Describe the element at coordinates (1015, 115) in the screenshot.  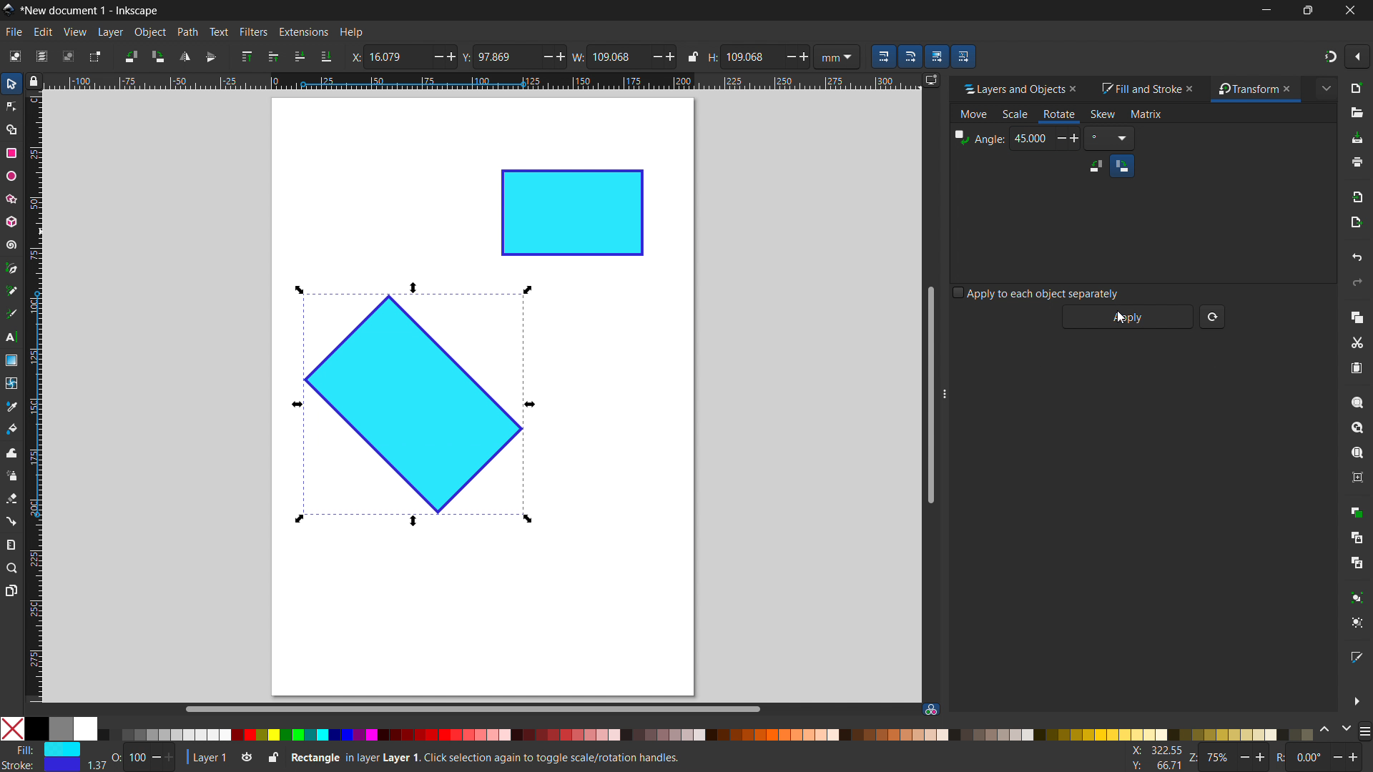
I see `scale` at that location.